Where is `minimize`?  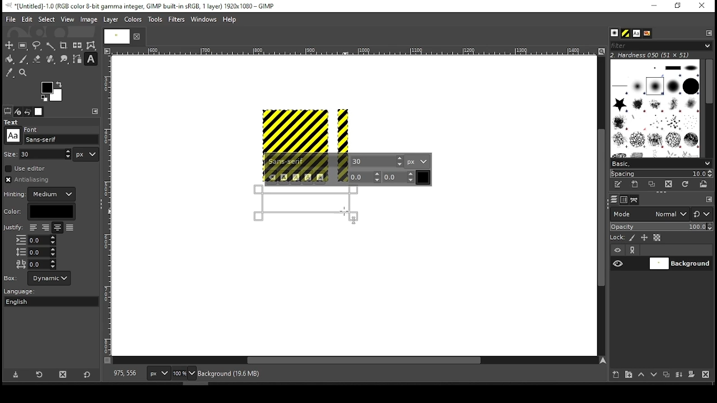
minimize is located at coordinates (653, 6).